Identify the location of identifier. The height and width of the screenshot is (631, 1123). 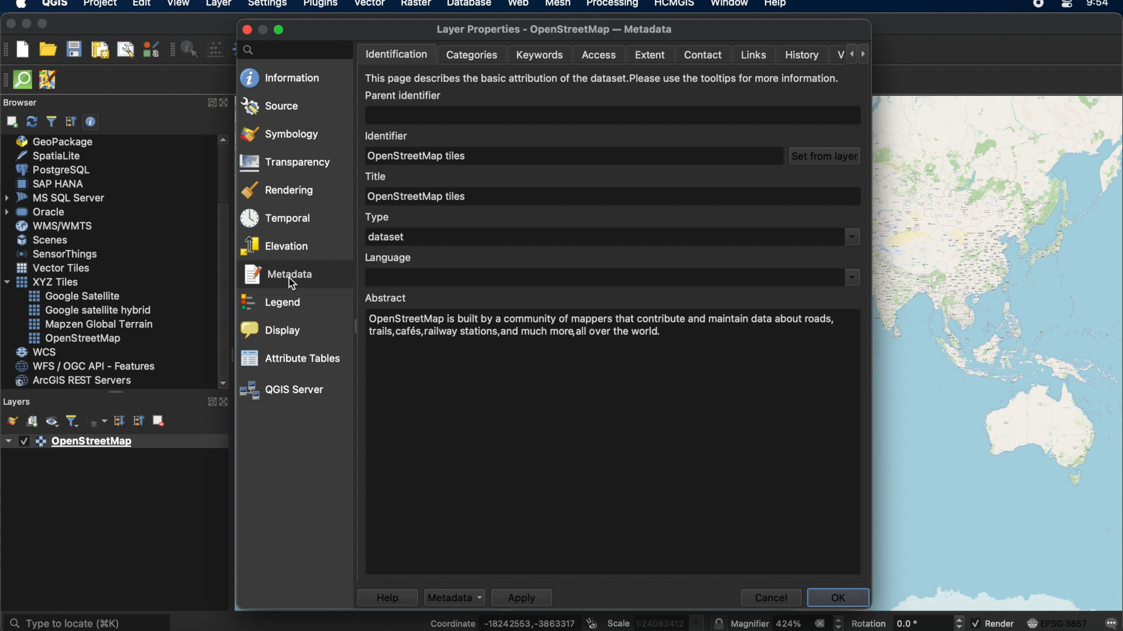
(389, 135).